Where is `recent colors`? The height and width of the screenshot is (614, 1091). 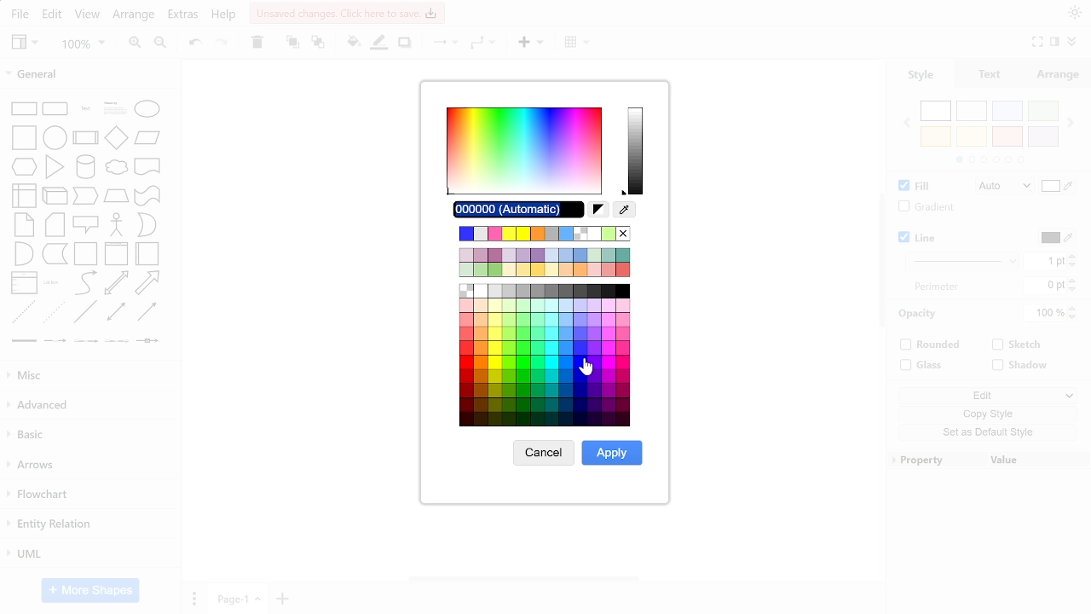 recent colors is located at coordinates (547, 234).